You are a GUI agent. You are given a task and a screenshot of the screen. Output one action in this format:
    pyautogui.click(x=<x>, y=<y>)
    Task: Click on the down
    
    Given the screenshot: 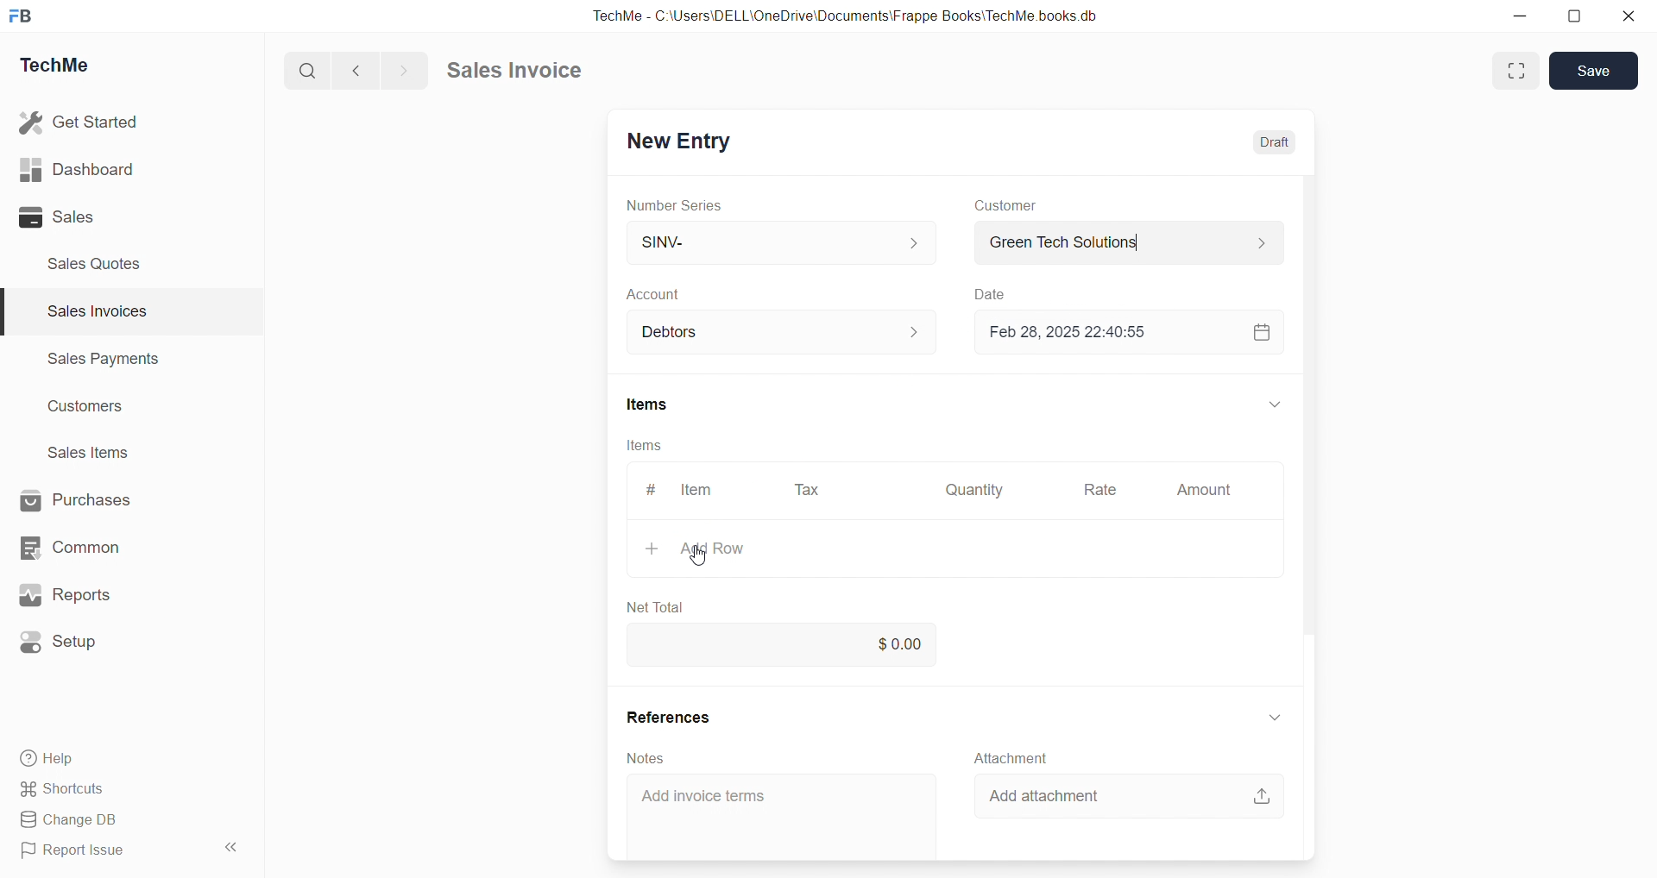 What is the action you would take?
    pyautogui.click(x=1273, y=719)
    